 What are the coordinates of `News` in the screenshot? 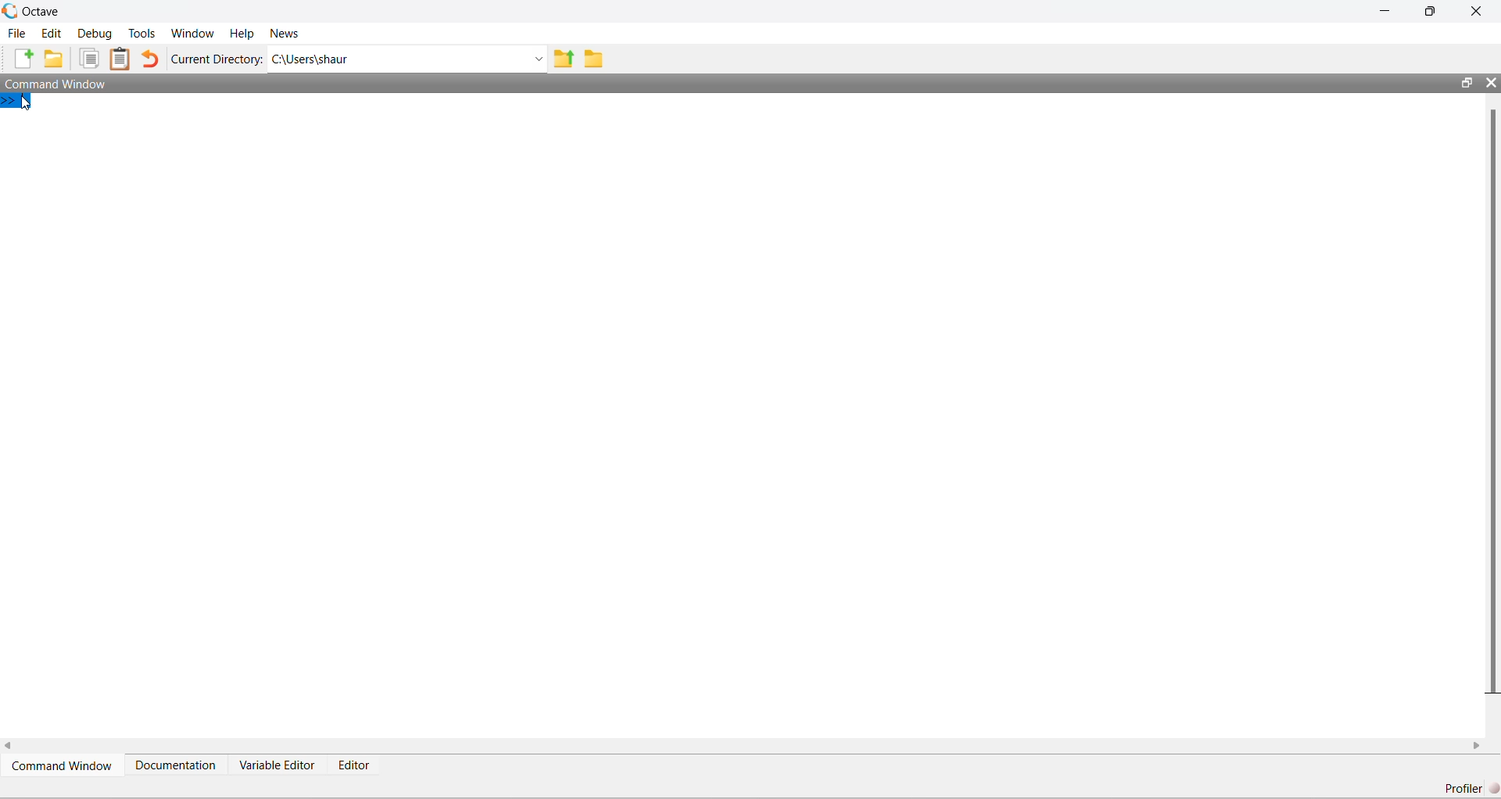 It's located at (285, 33).